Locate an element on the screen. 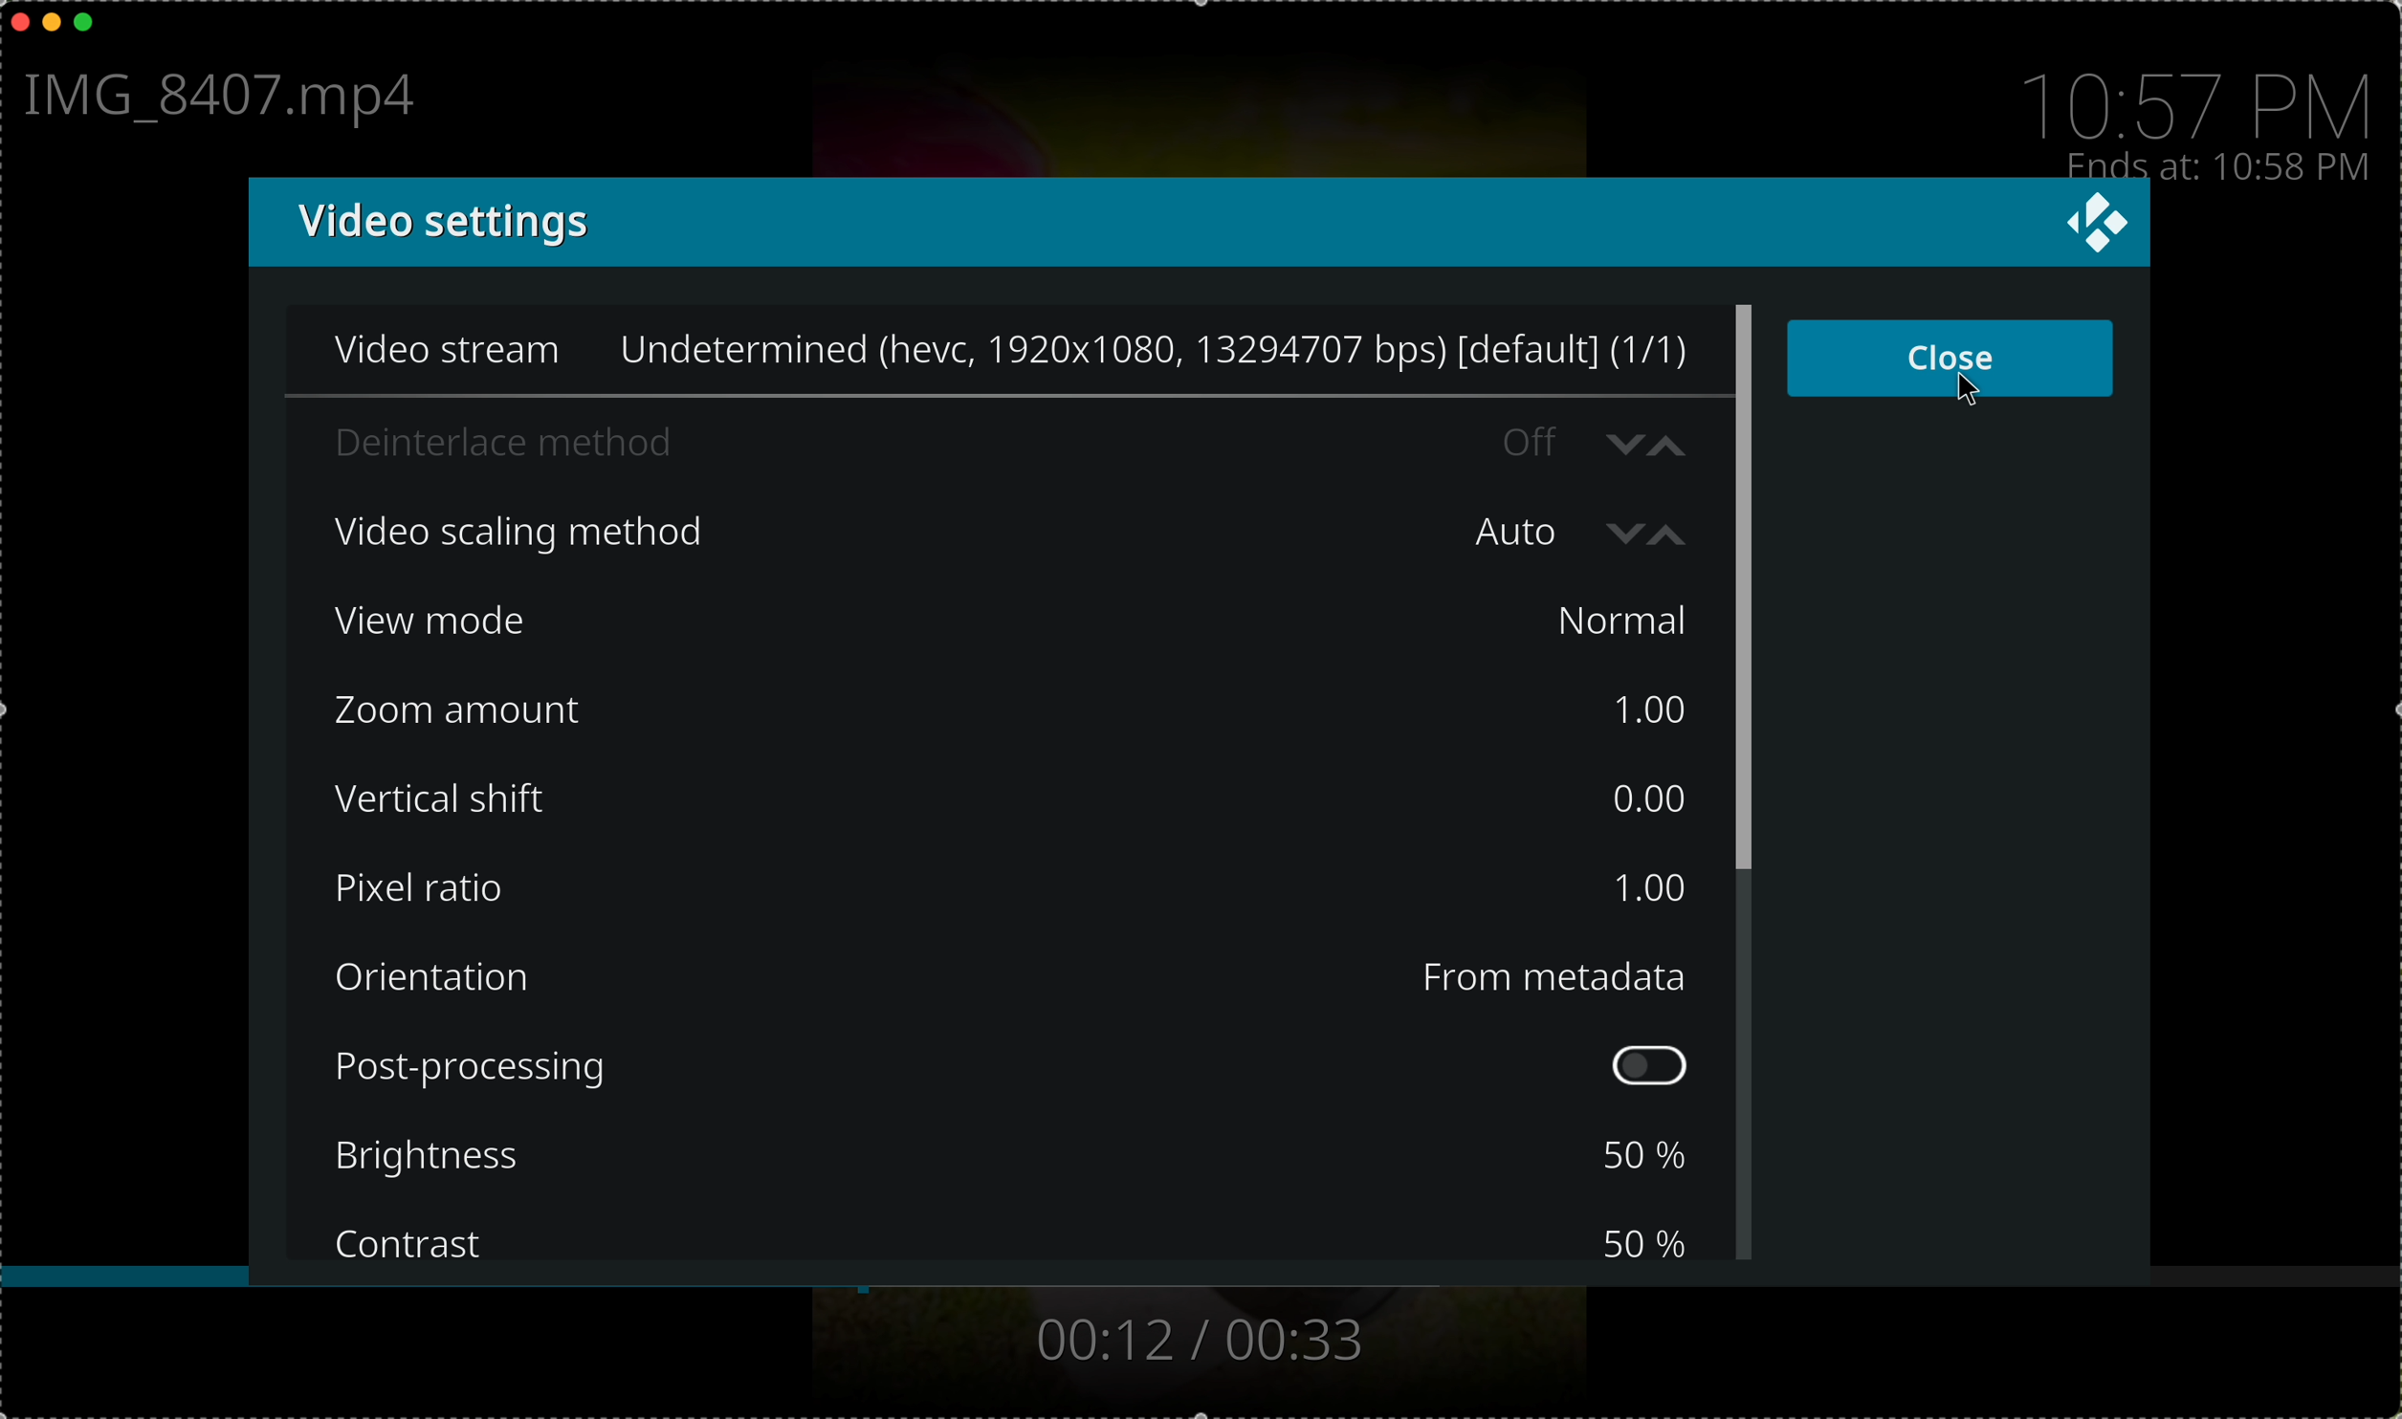  zoom amount  1.00 is located at coordinates (1016, 712).